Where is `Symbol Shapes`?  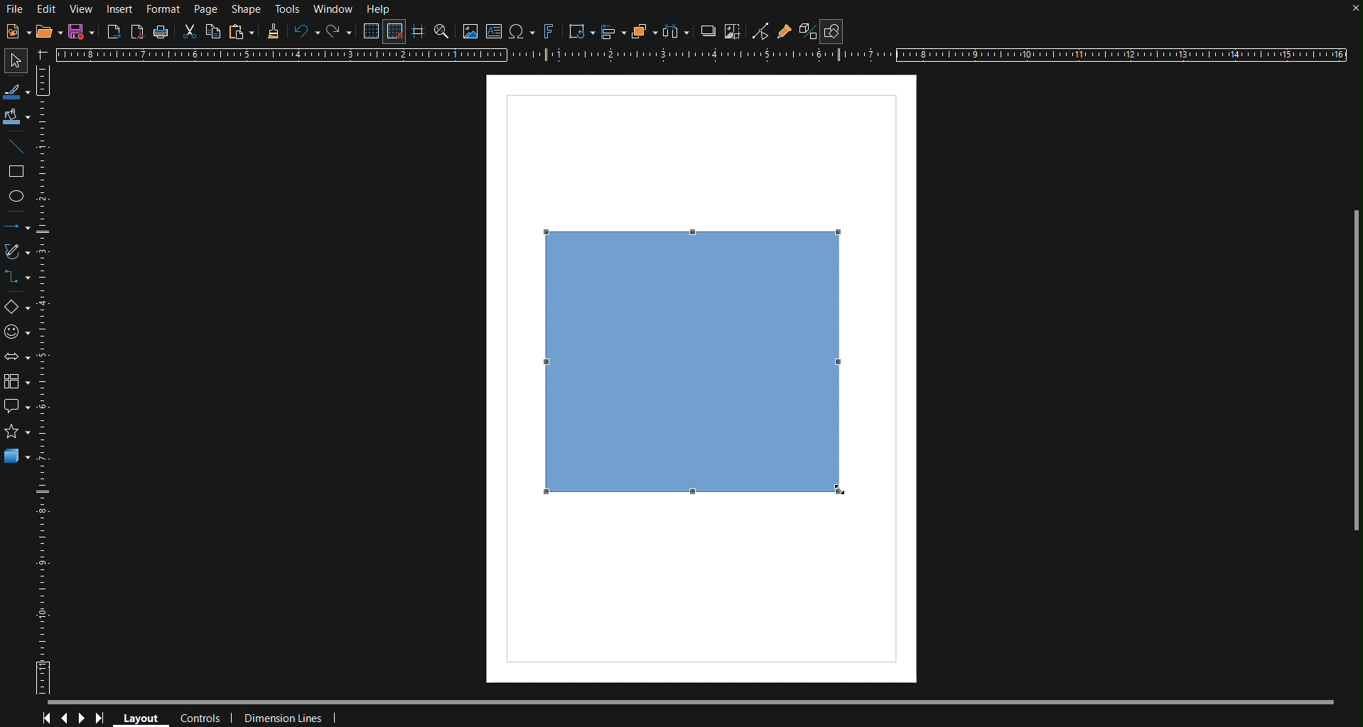
Symbol Shapes is located at coordinates (17, 332).